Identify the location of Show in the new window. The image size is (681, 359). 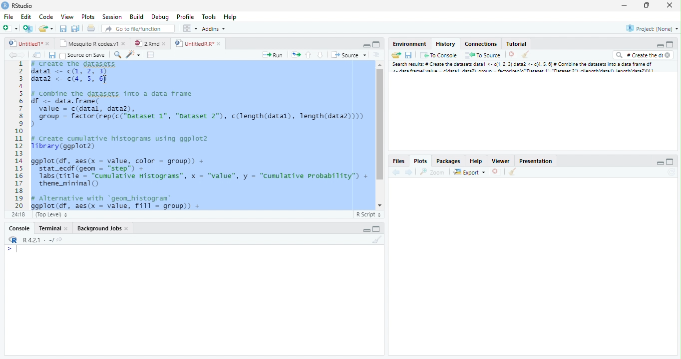
(36, 55).